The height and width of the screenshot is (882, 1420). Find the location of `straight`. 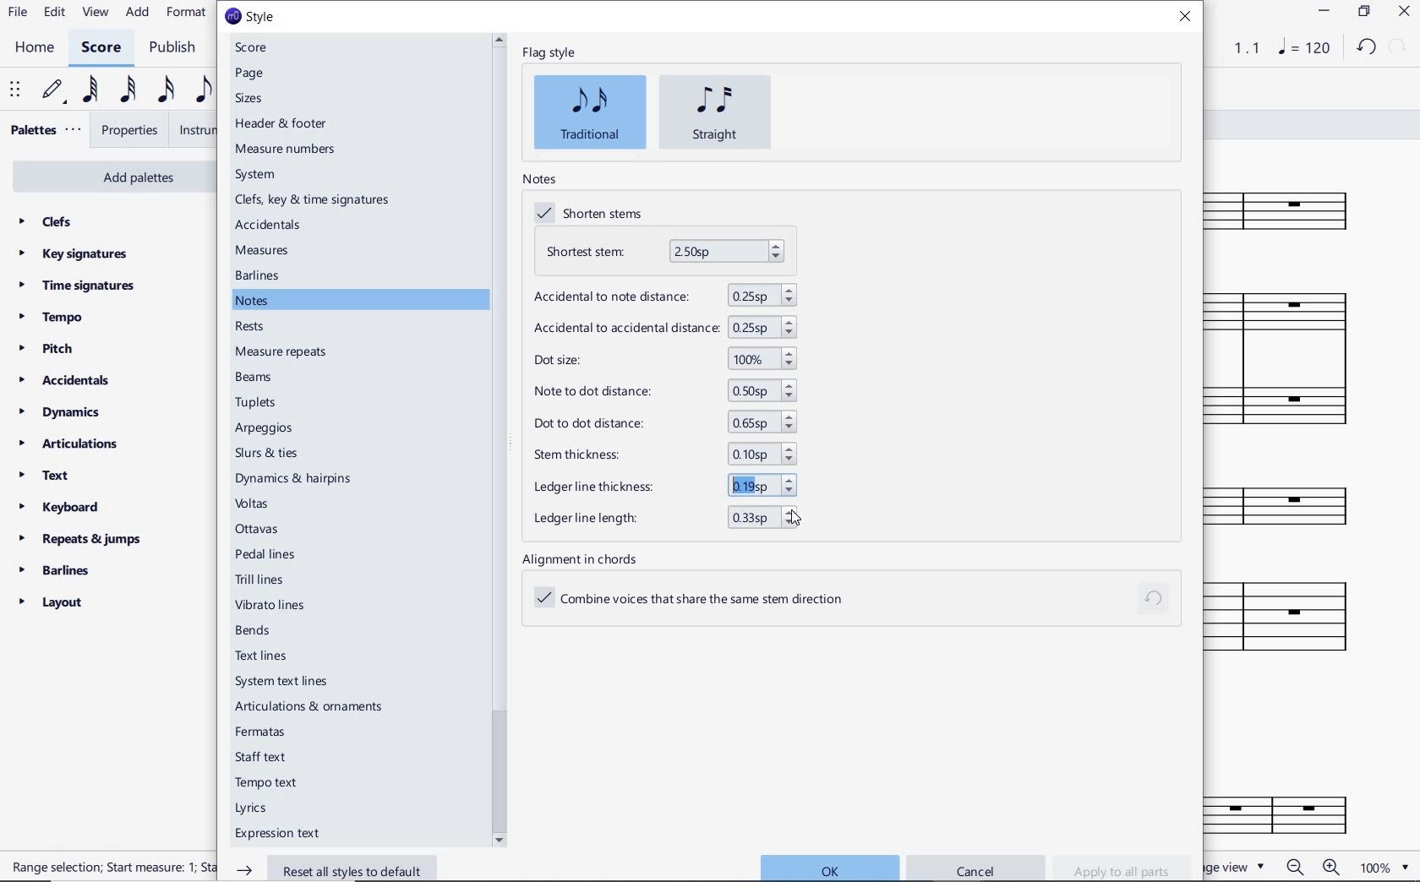

straight is located at coordinates (716, 112).